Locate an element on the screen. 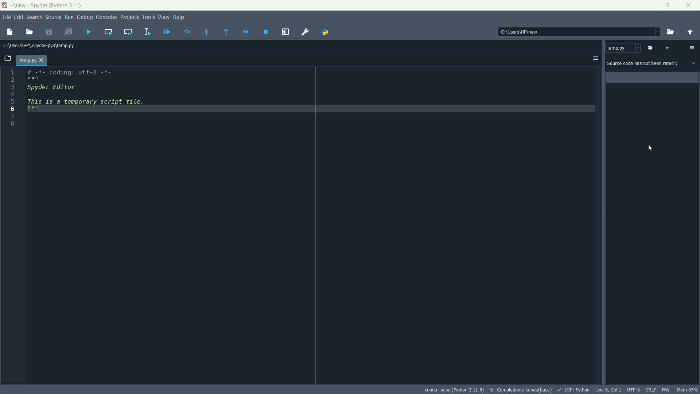 Image resolution: width=700 pixels, height=394 pixels. app icon is located at coordinates (5, 6).